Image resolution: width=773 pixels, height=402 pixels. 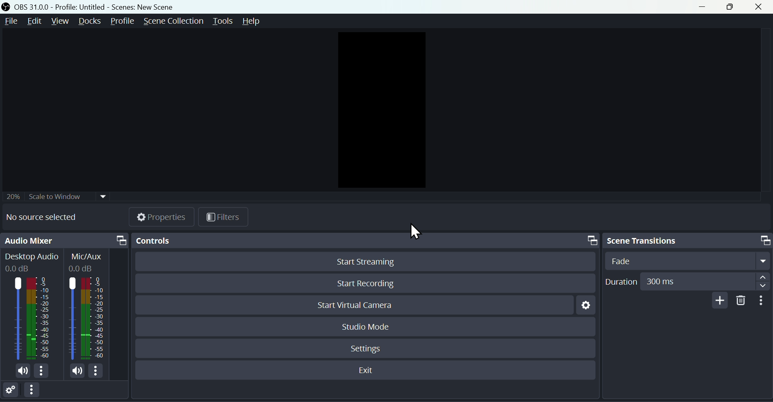 I want to click on Settings, so click(x=583, y=308).